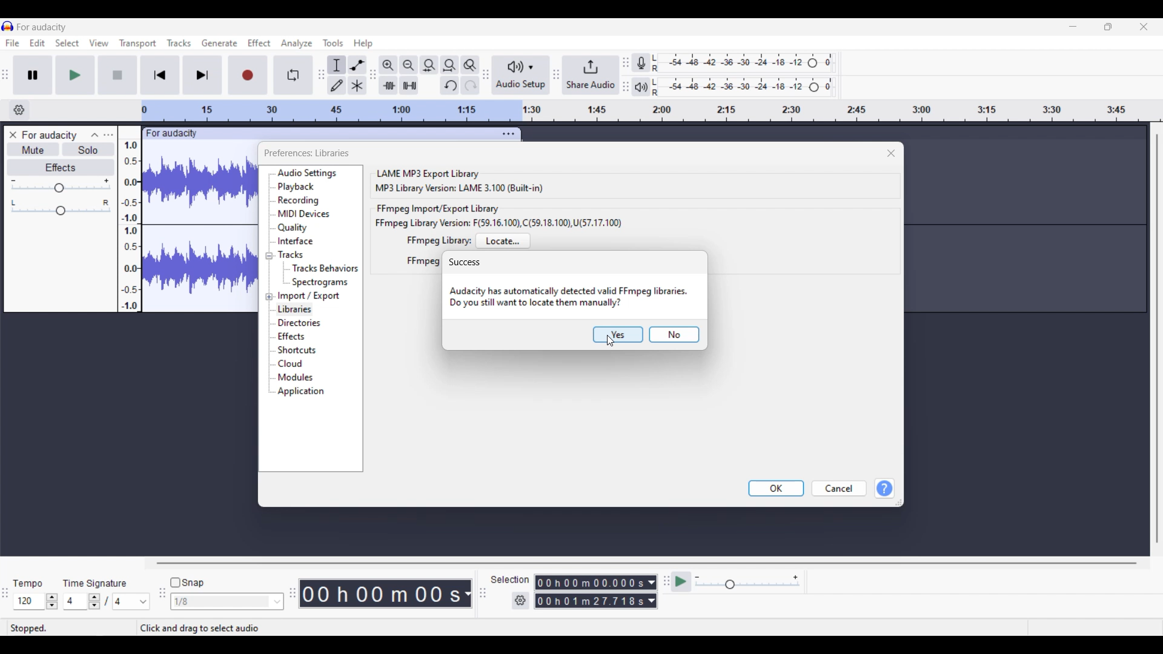 Image resolution: width=1163 pixels, height=654 pixels. Describe the element at coordinates (290, 254) in the screenshot. I see `Tracks` at that location.